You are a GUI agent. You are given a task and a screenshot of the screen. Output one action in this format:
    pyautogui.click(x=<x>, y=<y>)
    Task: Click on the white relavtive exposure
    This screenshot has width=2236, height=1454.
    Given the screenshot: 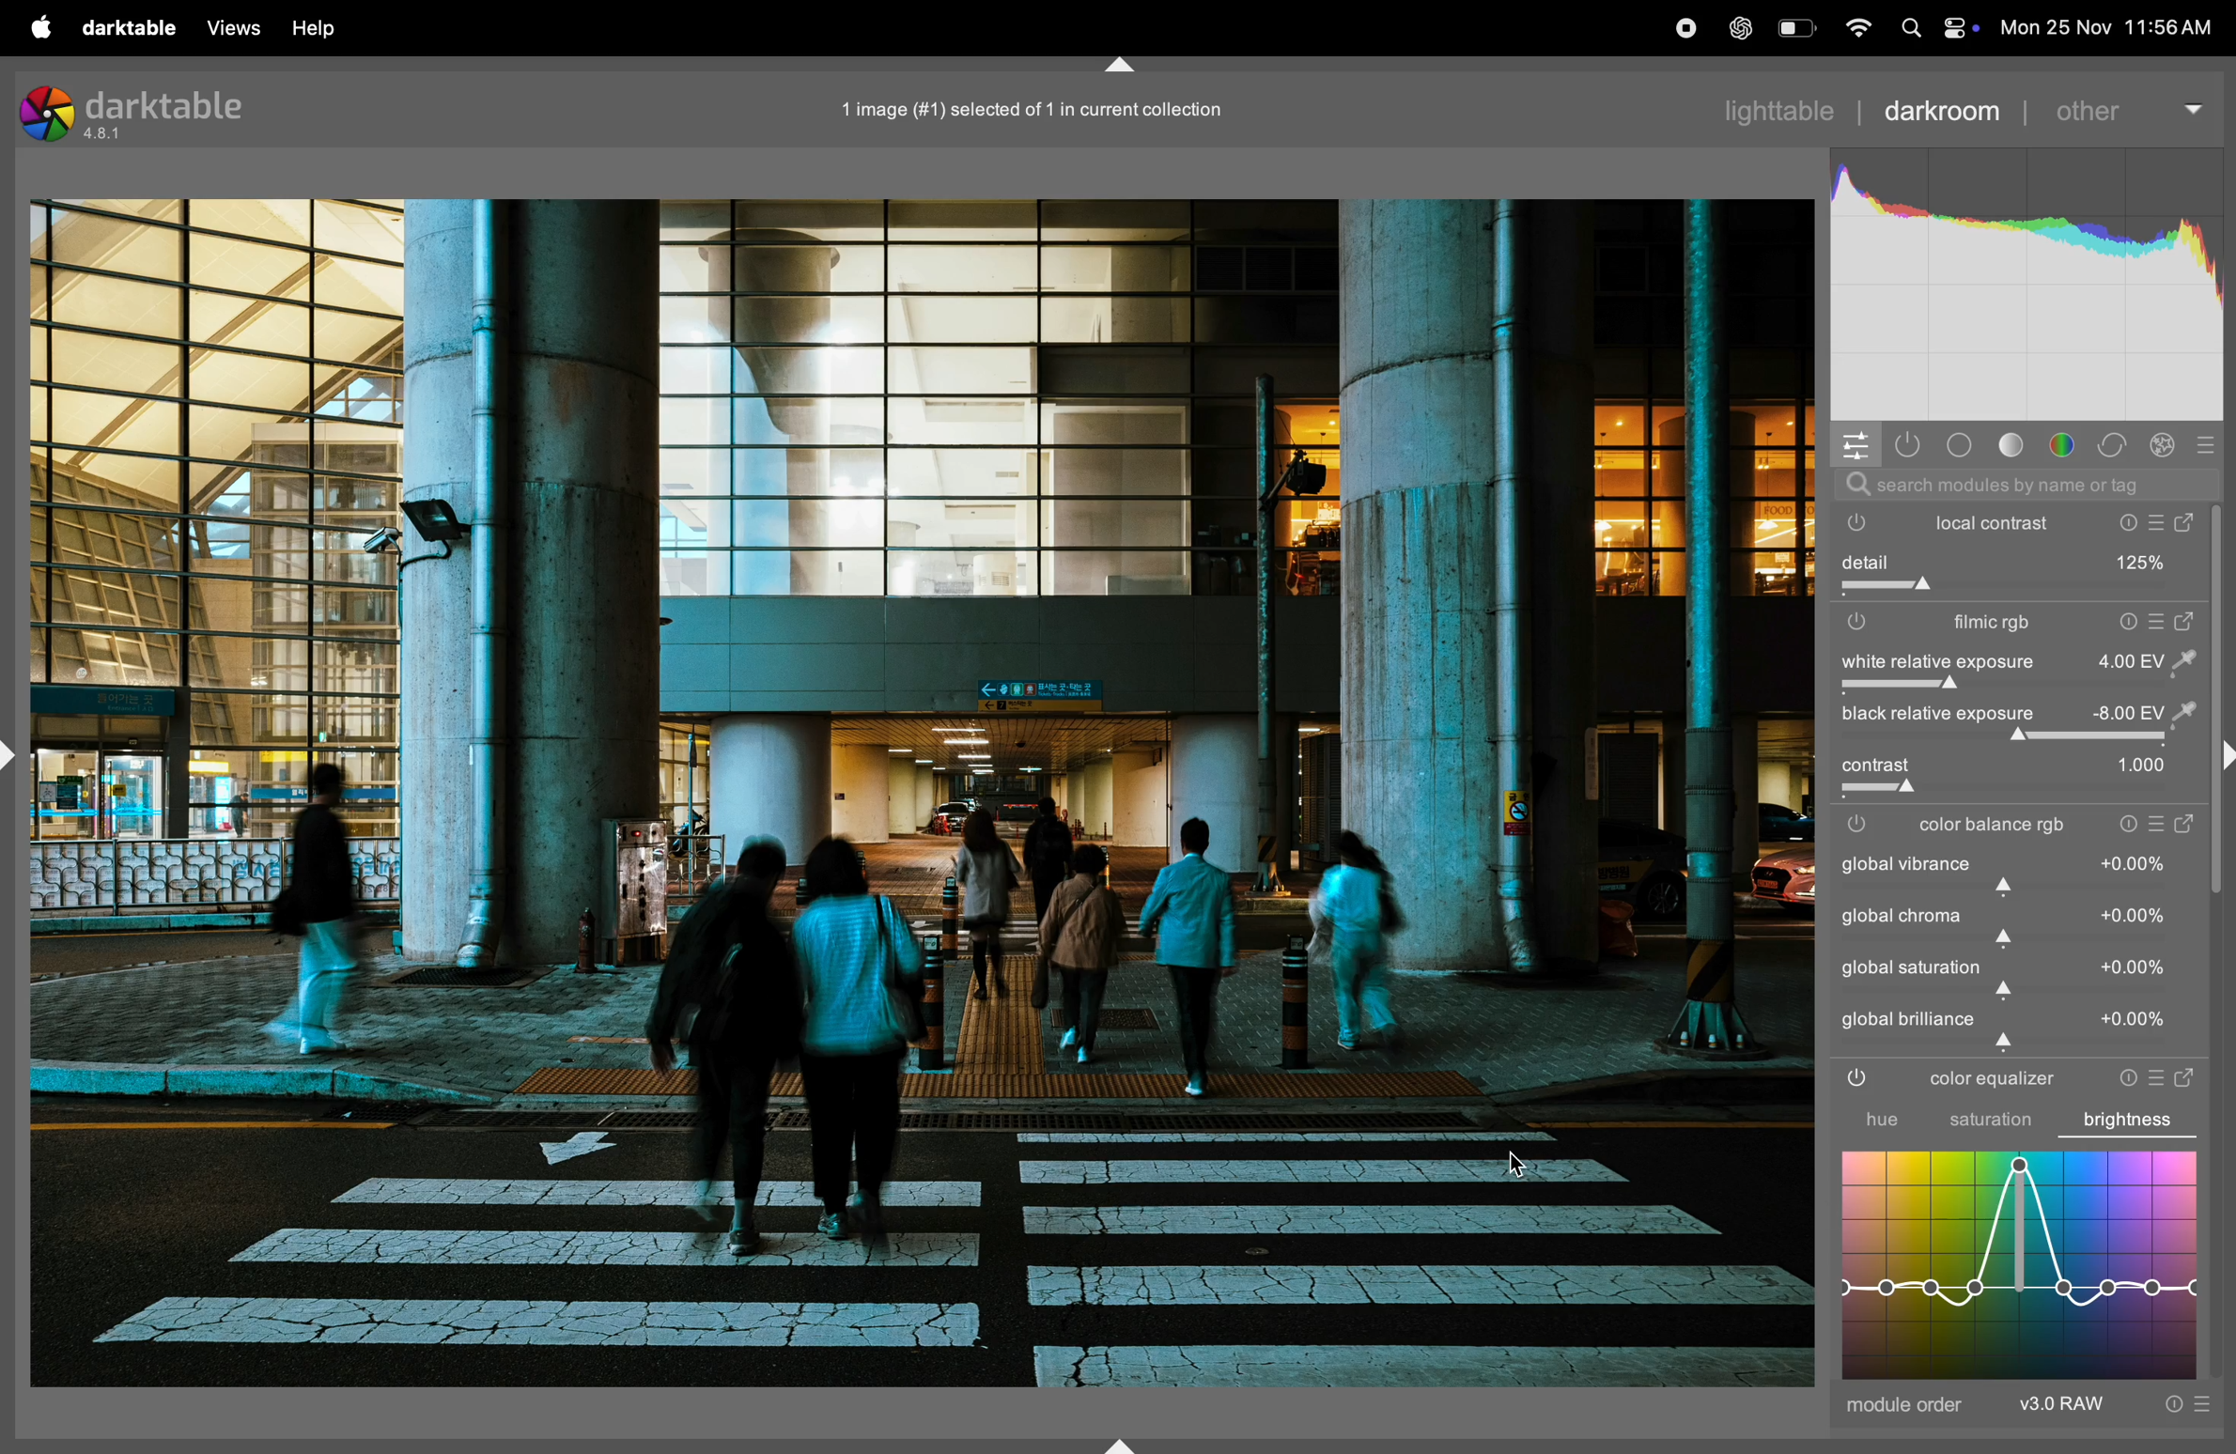 What is the action you would take?
    pyautogui.click(x=1933, y=661)
    